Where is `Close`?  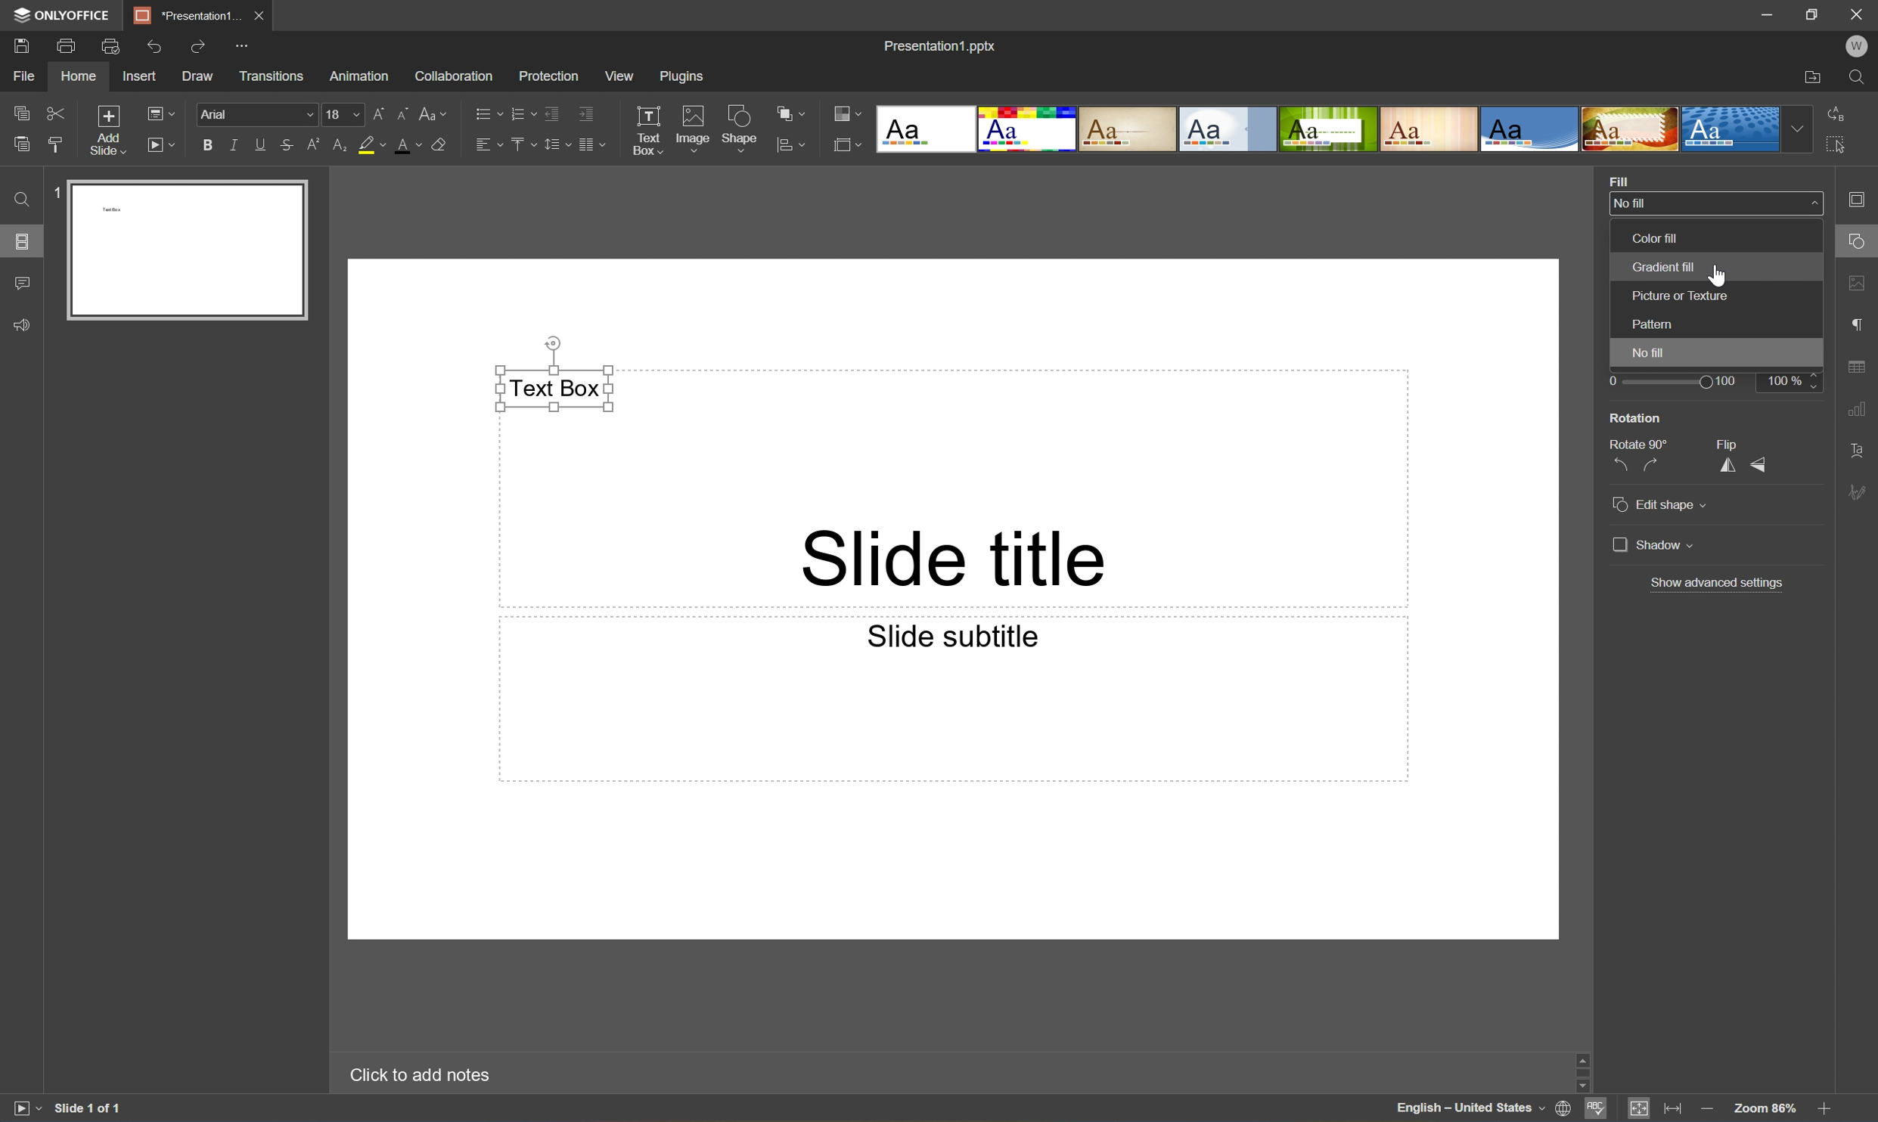 Close is located at coordinates (1859, 14).